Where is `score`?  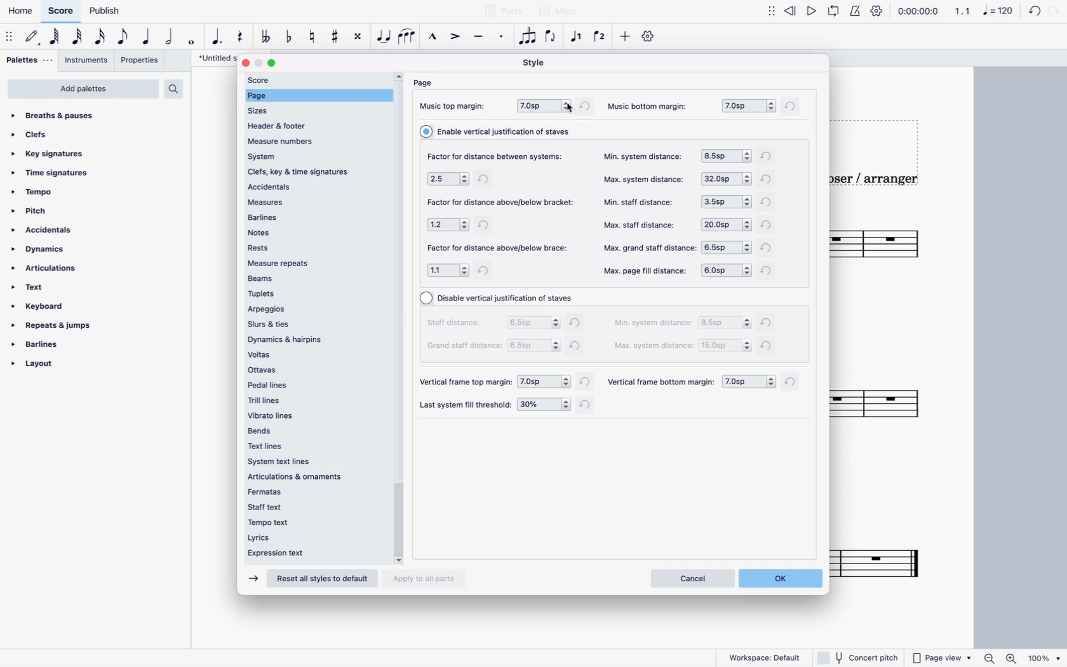
score is located at coordinates (888, 403).